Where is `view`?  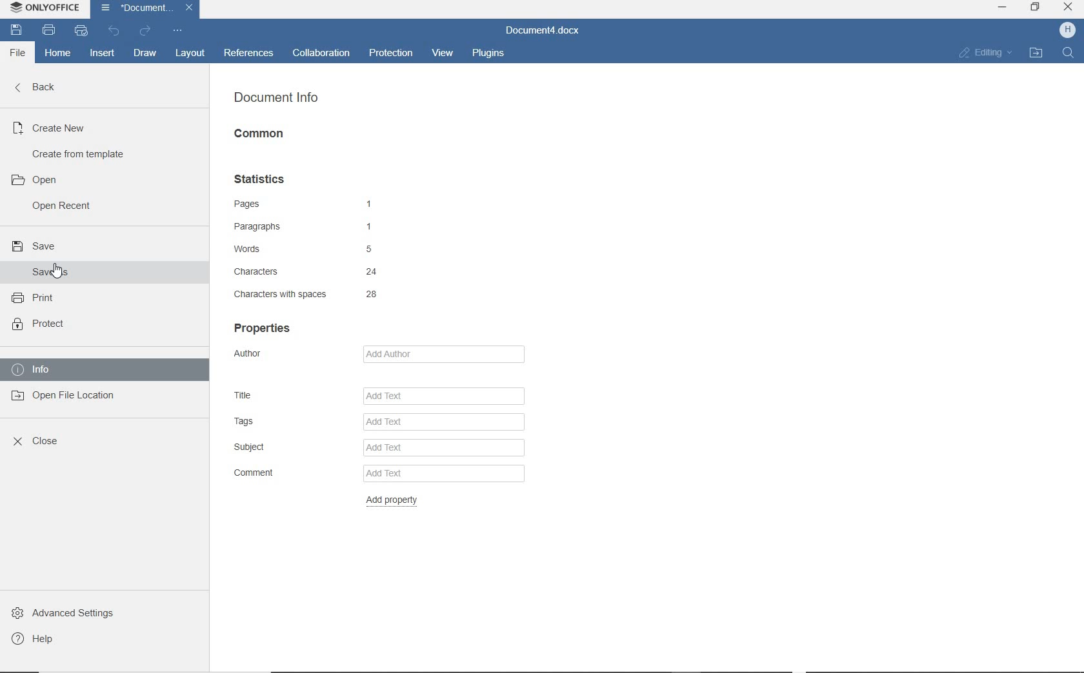
view is located at coordinates (443, 52).